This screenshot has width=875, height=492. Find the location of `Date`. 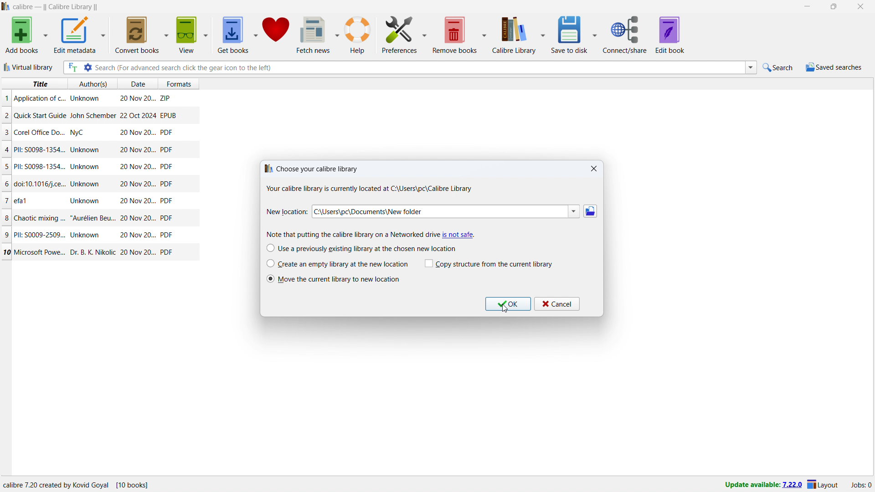

Date is located at coordinates (136, 133).